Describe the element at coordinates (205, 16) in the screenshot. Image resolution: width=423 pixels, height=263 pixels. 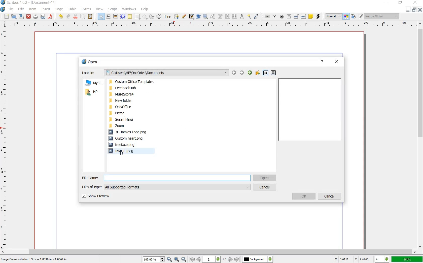
I see `zoom in or out` at that location.